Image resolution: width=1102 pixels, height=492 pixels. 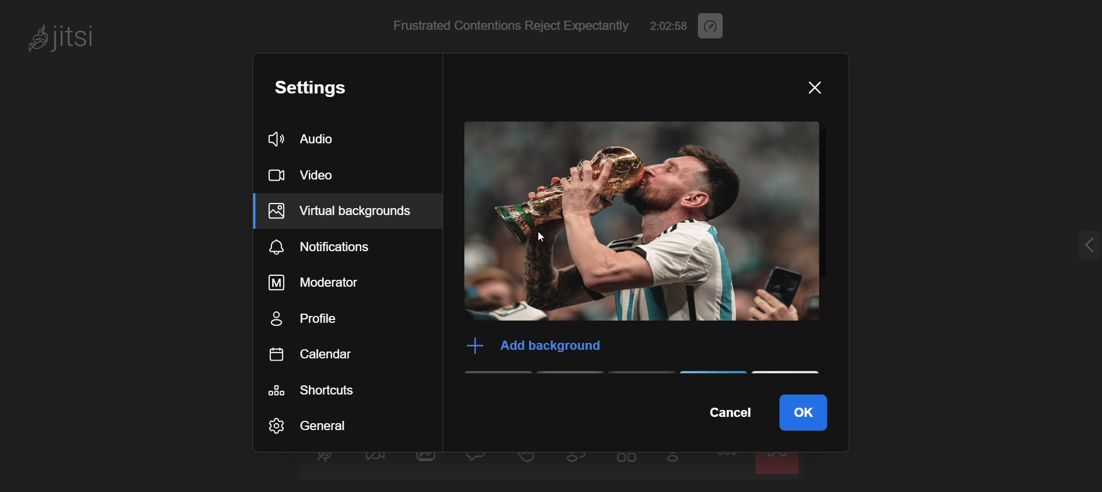 What do you see at coordinates (669, 24) in the screenshot?
I see `2:02:58` at bounding box center [669, 24].